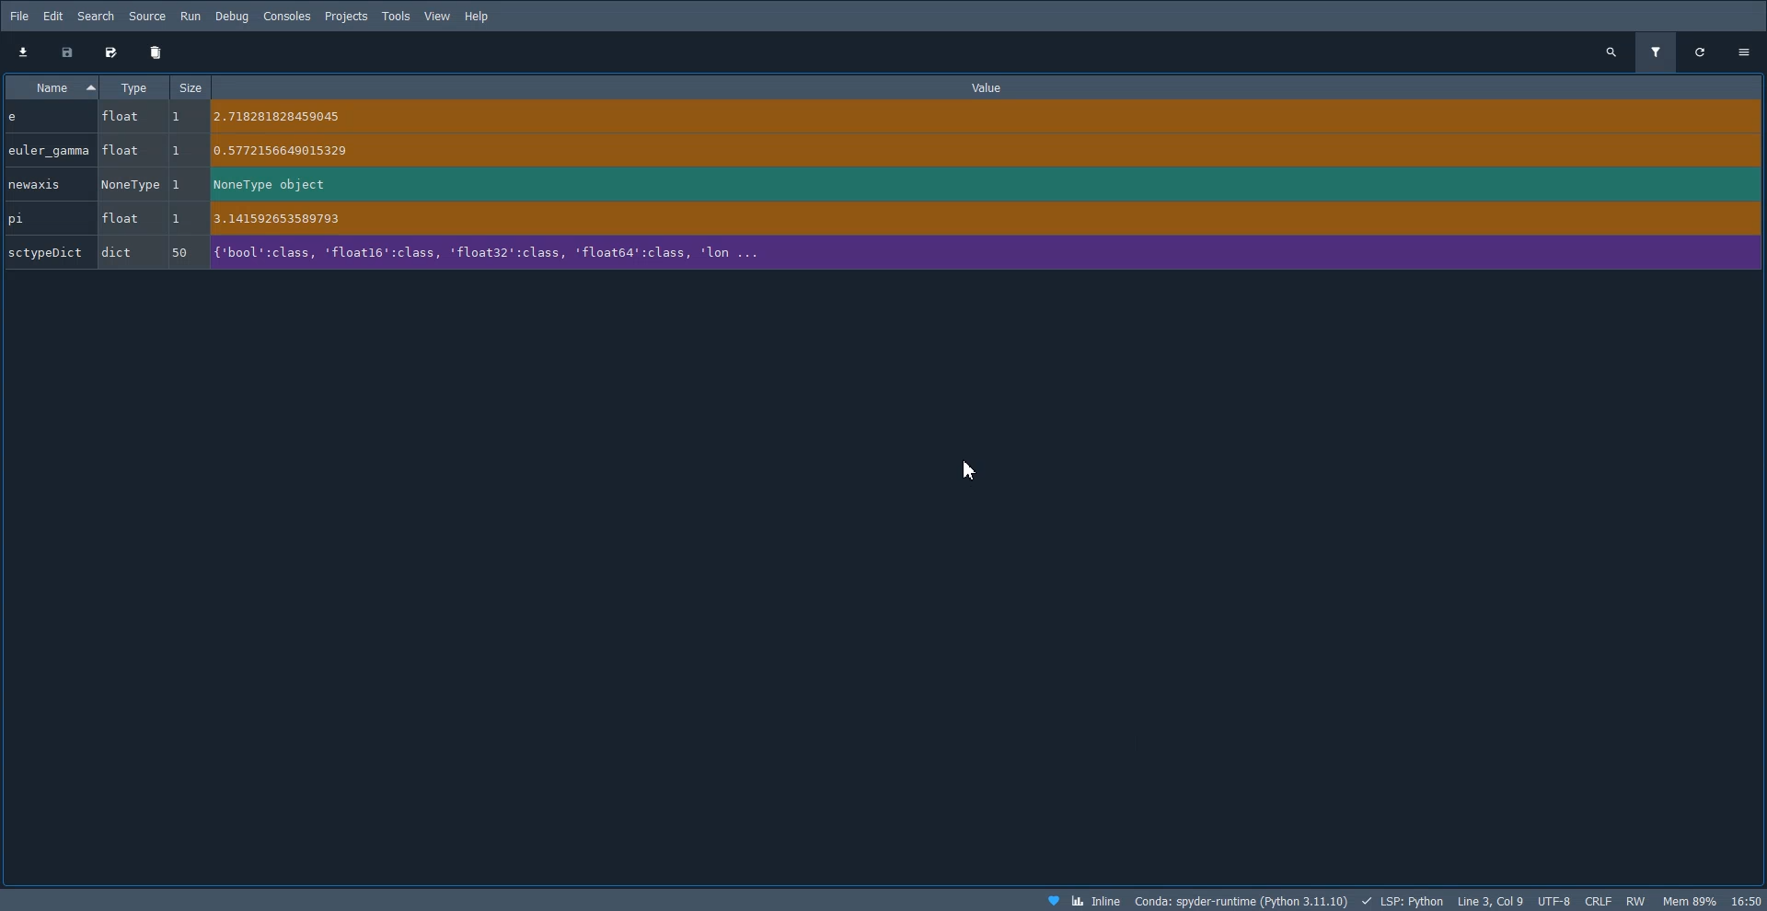 This screenshot has width=1767, height=911. I want to click on LSP: PYTHON, so click(1404, 901).